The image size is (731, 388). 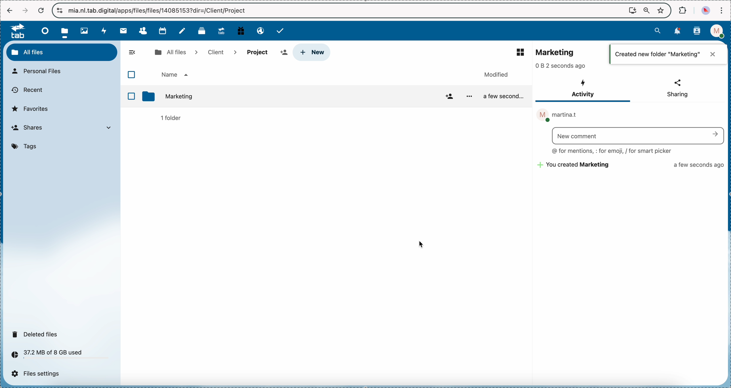 I want to click on new comment, so click(x=639, y=136).